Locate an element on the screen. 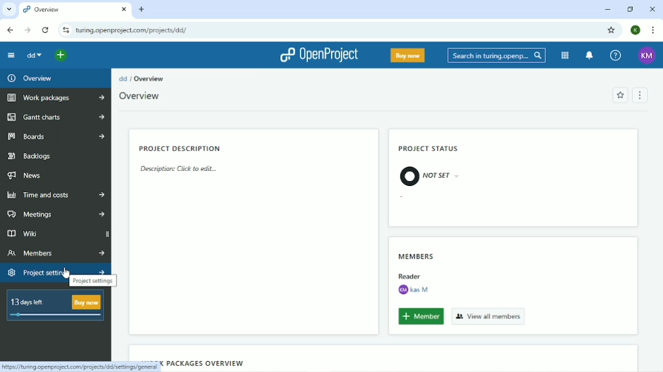  dd is located at coordinates (123, 79).